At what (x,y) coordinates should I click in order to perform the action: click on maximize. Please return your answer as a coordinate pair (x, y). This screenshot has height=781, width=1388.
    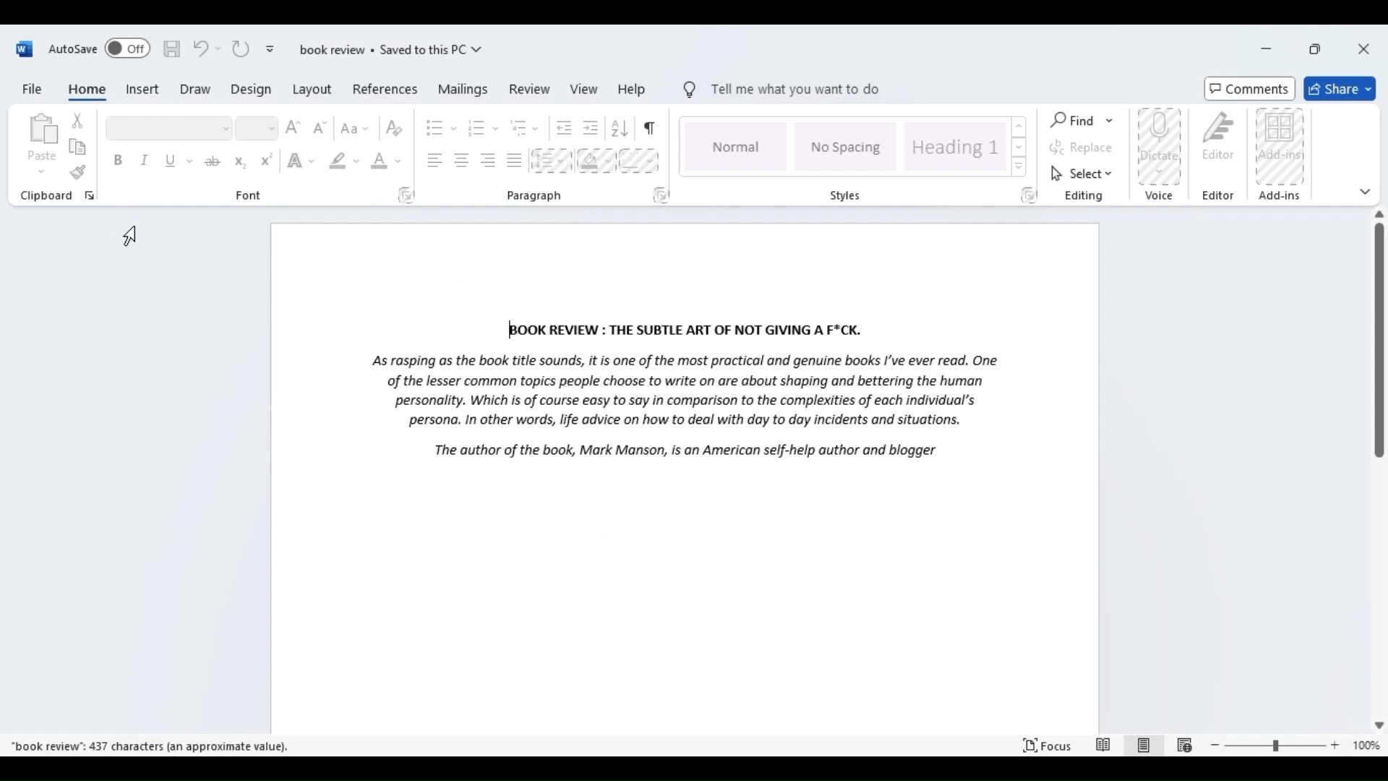
    Looking at the image, I should click on (1315, 48).